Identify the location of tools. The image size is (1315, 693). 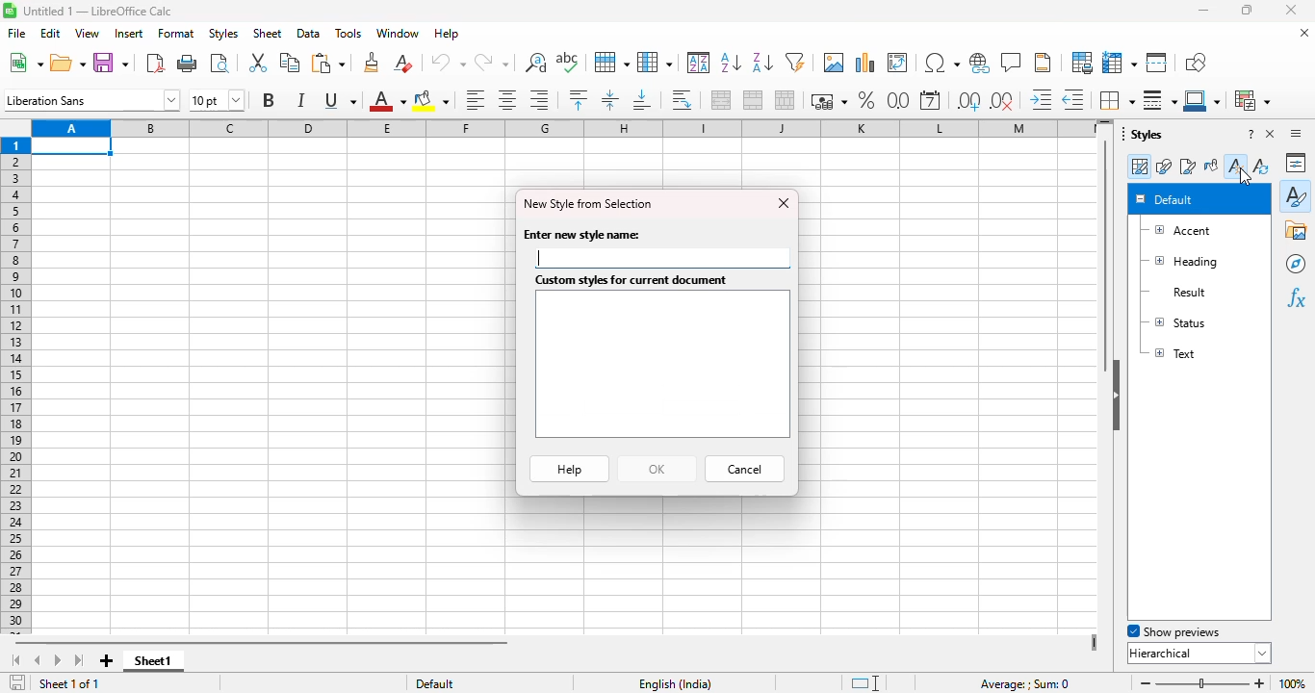
(348, 34).